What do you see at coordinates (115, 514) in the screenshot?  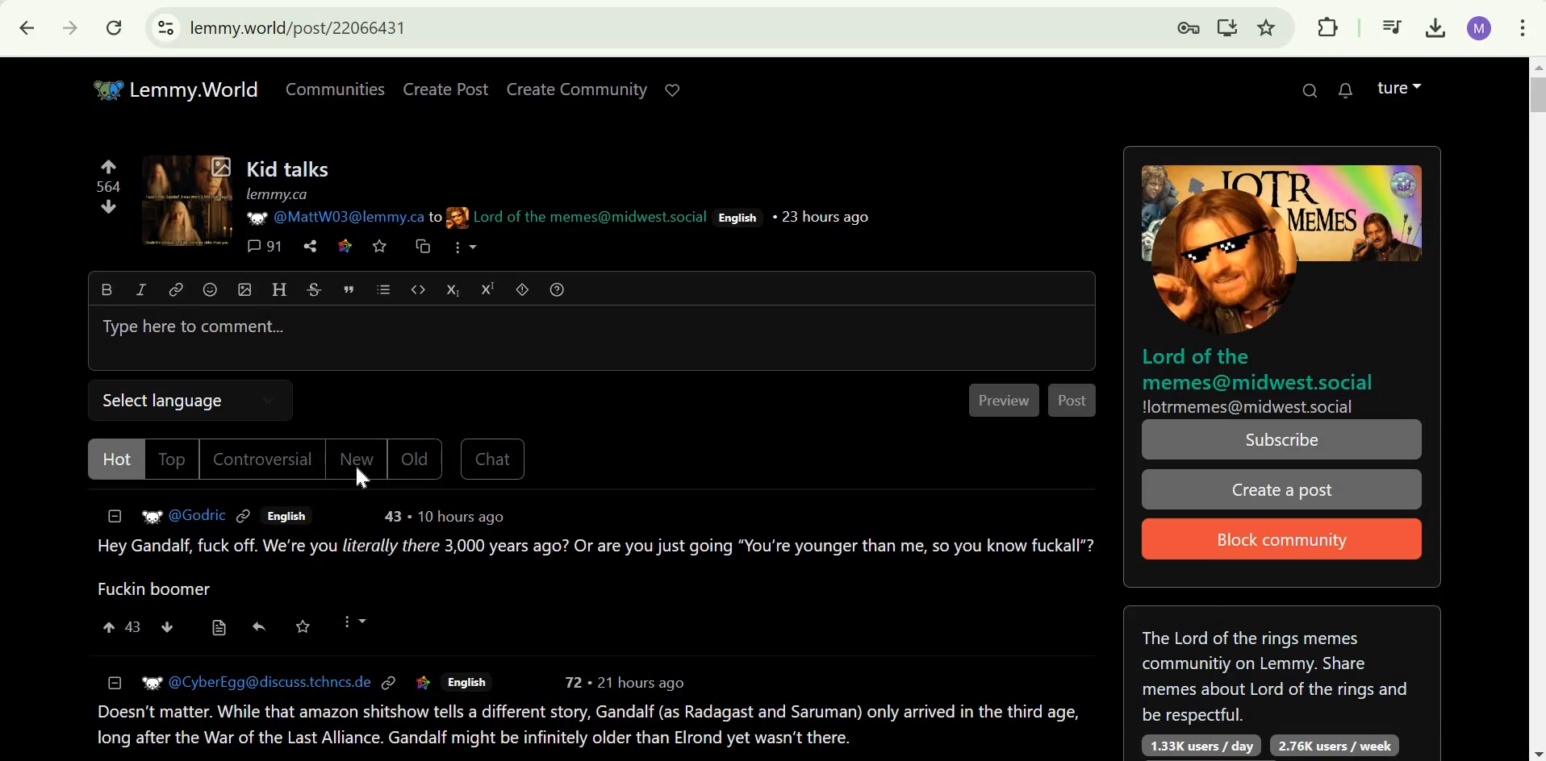 I see `collapse` at bounding box center [115, 514].